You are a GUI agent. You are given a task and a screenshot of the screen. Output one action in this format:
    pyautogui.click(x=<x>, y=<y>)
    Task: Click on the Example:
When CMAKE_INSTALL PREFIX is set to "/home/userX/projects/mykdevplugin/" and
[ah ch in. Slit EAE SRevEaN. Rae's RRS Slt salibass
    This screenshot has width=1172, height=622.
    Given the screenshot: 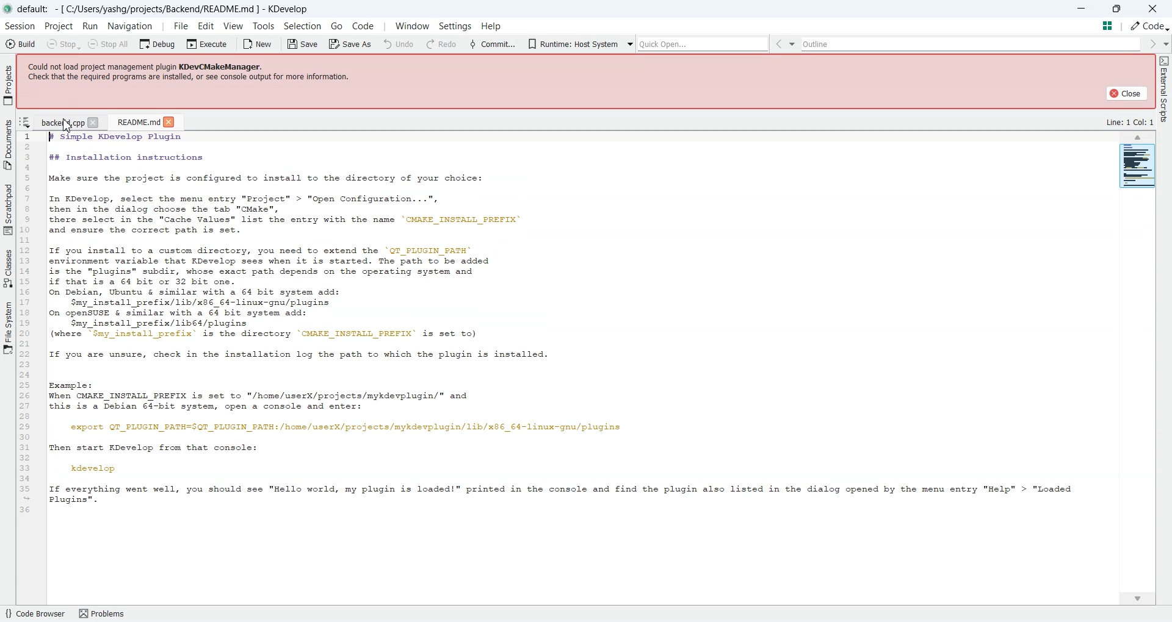 What is the action you would take?
    pyautogui.click(x=263, y=395)
    